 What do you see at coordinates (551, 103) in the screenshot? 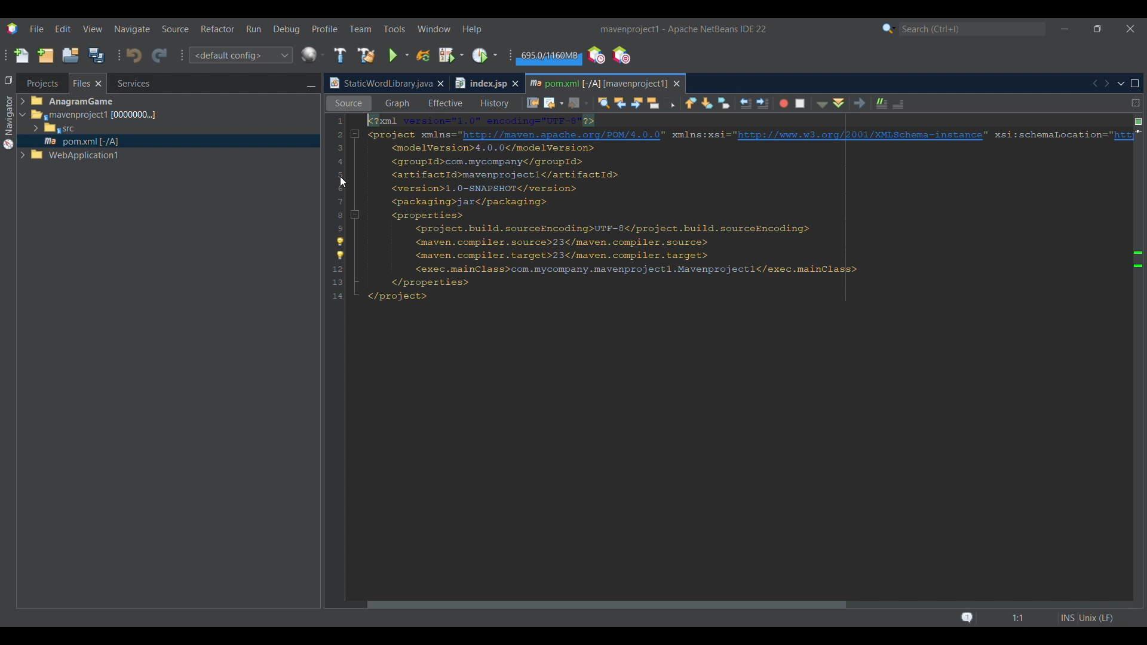
I see `Back options` at bounding box center [551, 103].